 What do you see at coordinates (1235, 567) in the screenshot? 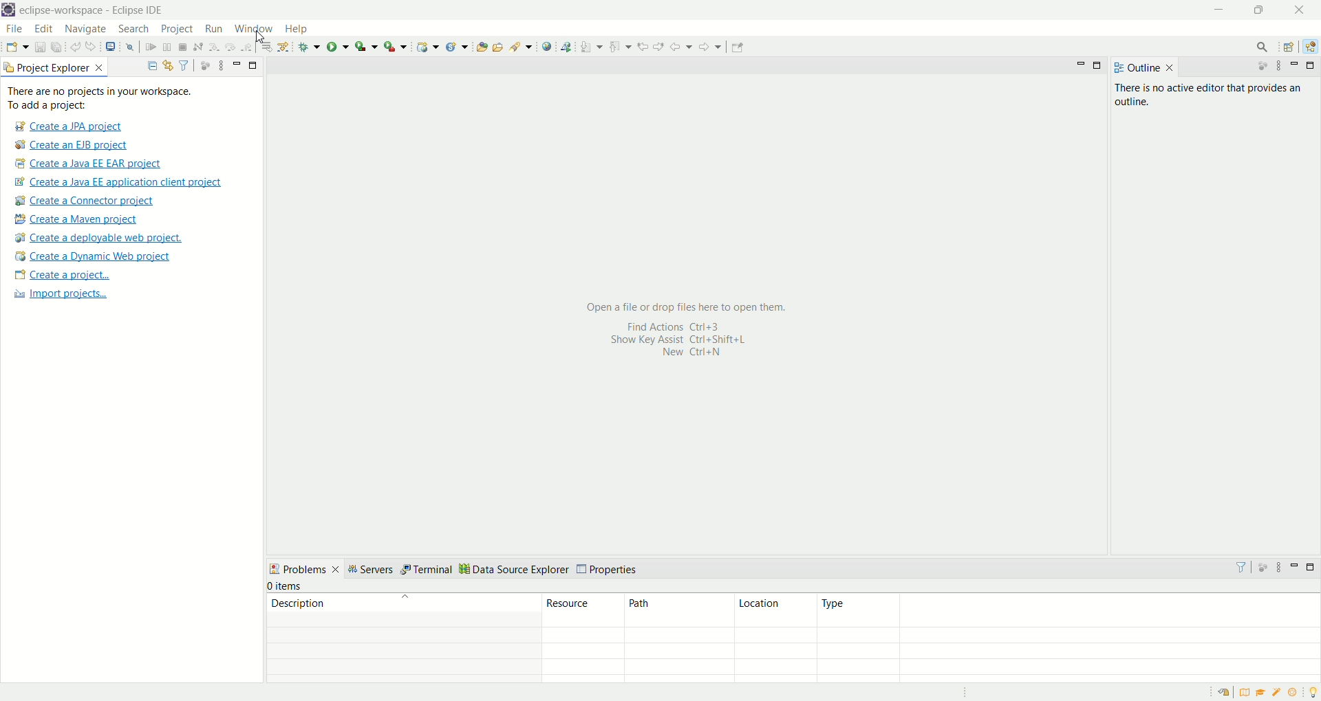
I see `filter` at bounding box center [1235, 567].